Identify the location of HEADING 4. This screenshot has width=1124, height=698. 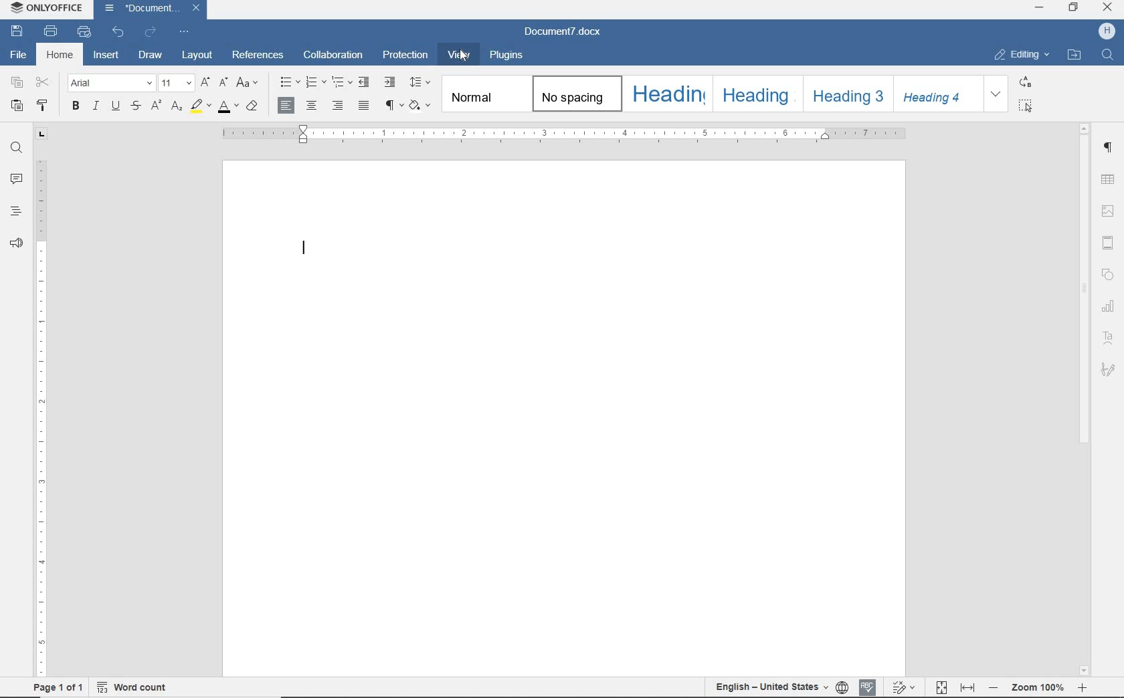
(937, 93).